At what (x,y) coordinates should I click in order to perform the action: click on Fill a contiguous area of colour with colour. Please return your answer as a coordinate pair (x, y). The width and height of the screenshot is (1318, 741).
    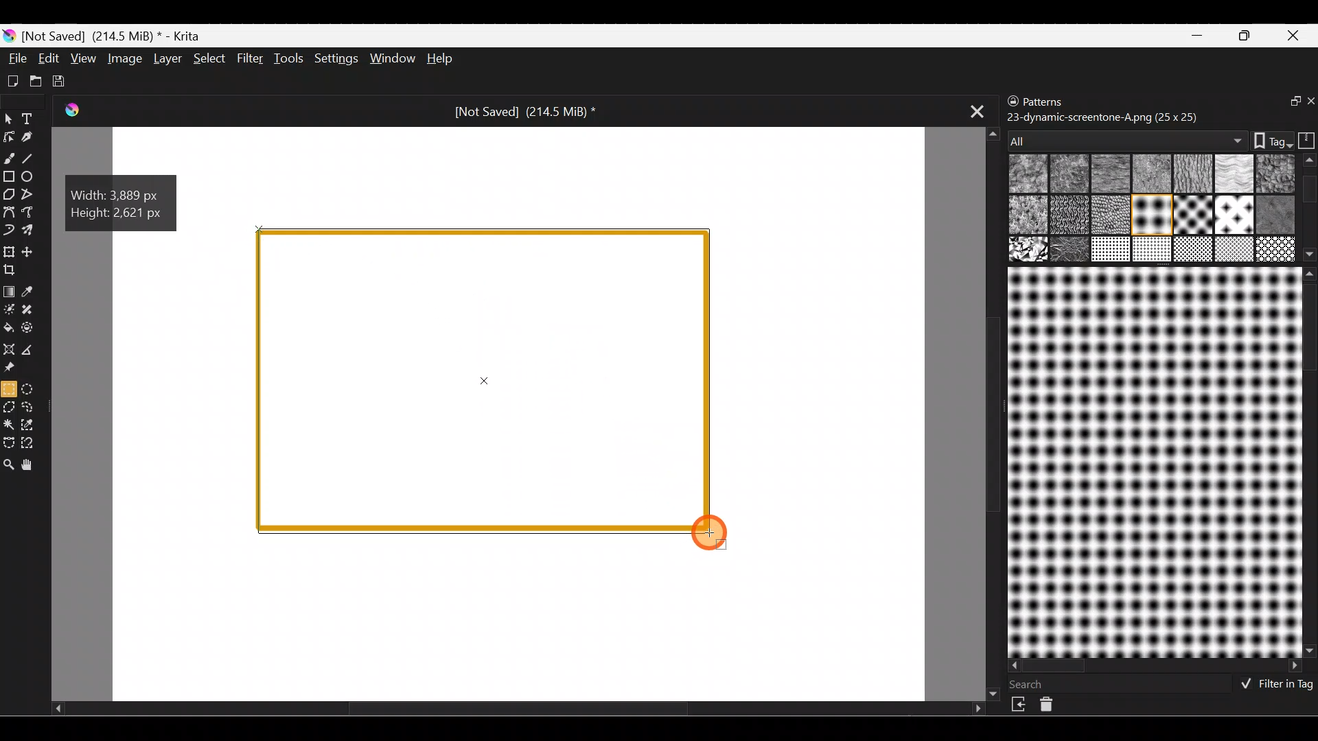
    Looking at the image, I should click on (9, 327).